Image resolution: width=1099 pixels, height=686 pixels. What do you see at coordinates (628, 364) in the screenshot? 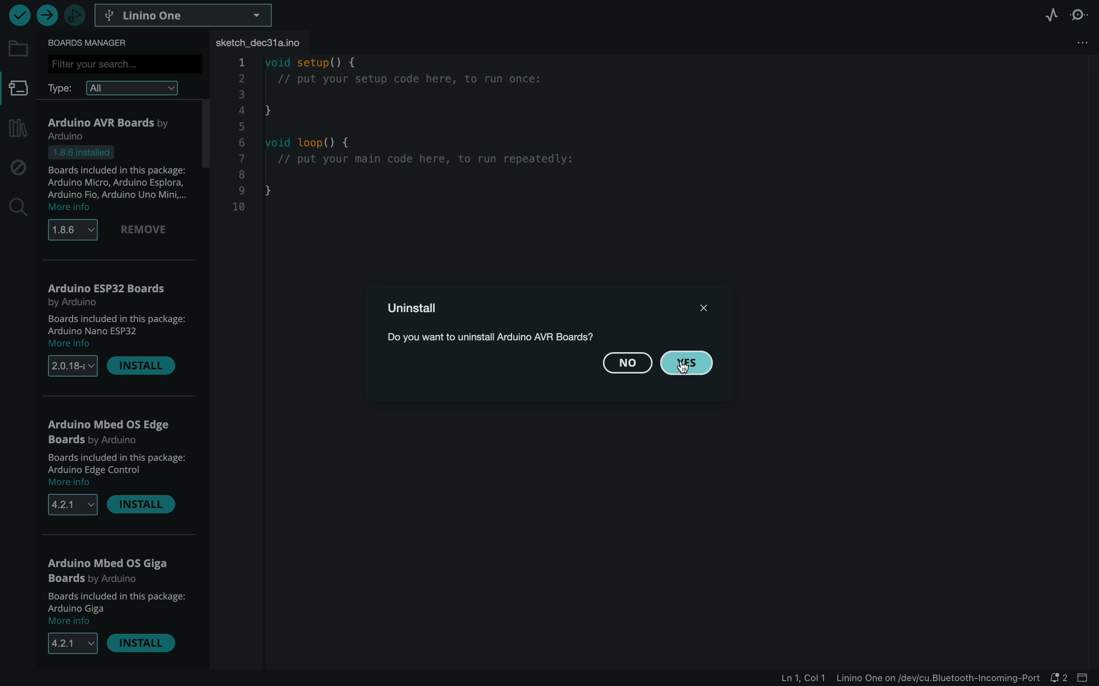
I see `no` at bounding box center [628, 364].